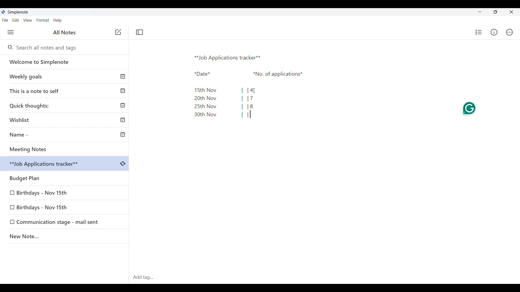 This screenshot has height=292, width=520. What do you see at coordinates (5, 20) in the screenshot?
I see `File` at bounding box center [5, 20].